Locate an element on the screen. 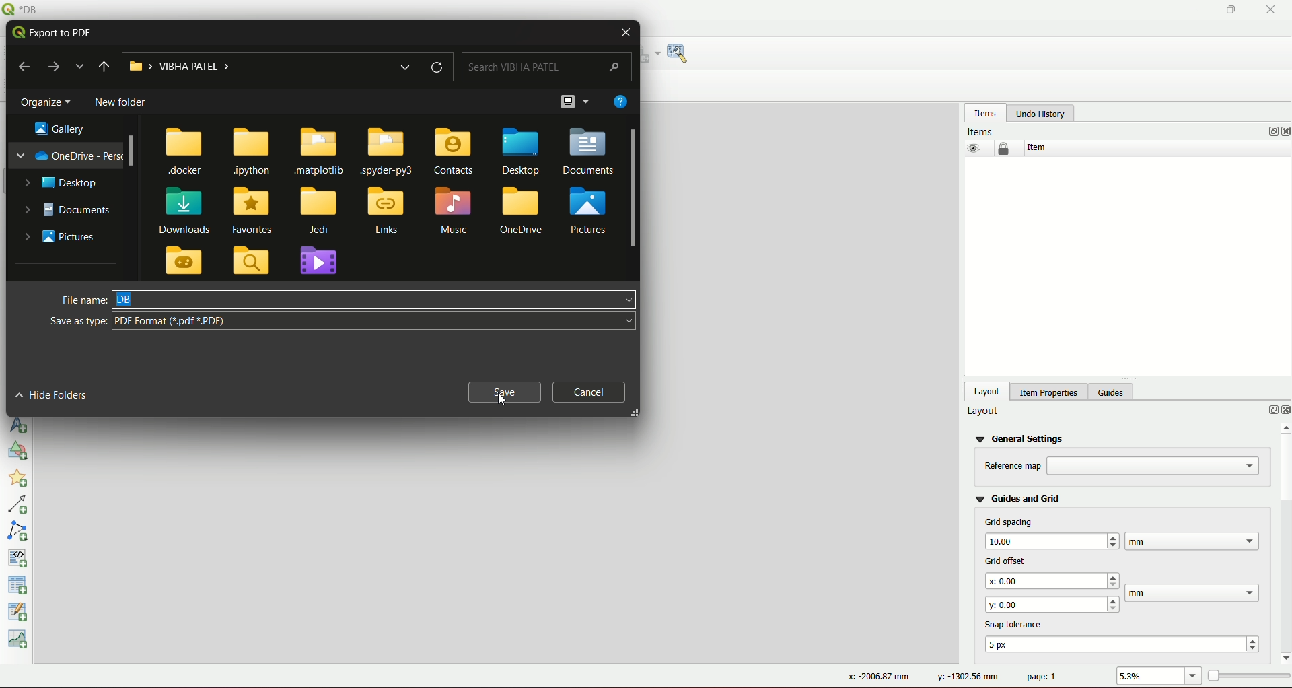 The width and height of the screenshot is (1292, 688). Reference map is located at coordinates (1013, 466).